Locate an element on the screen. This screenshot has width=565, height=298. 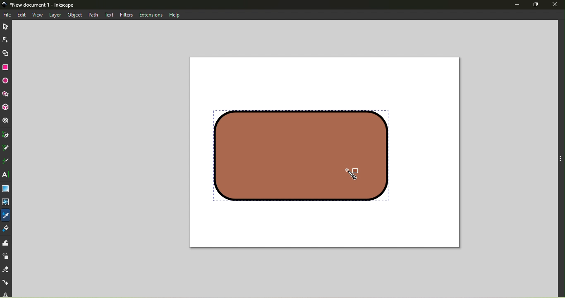
text is located at coordinates (108, 14).